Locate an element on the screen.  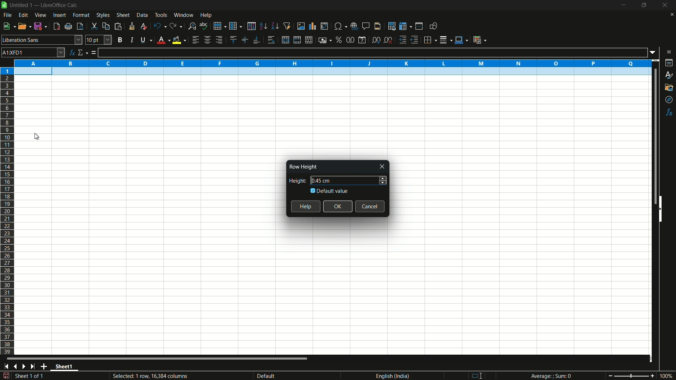
toggle print review is located at coordinates (79, 26).